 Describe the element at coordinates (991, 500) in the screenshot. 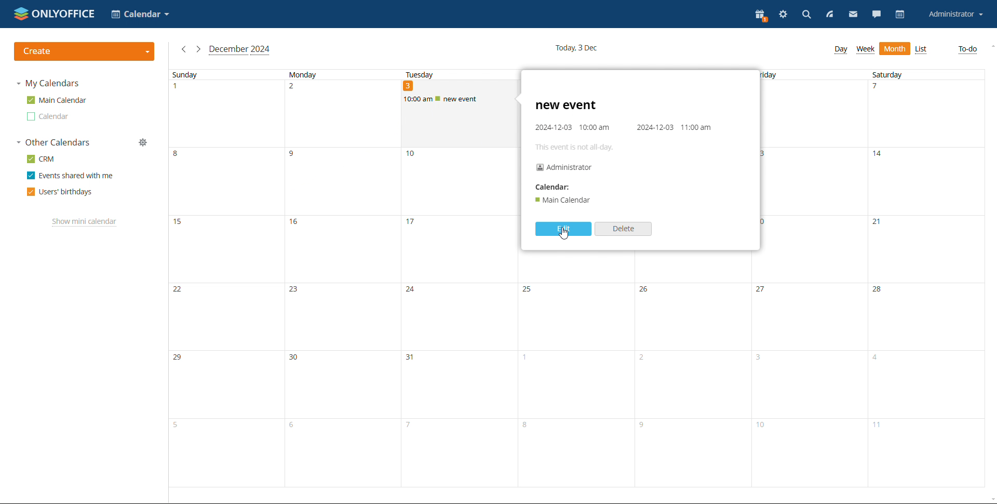

I see `scroll down` at that location.